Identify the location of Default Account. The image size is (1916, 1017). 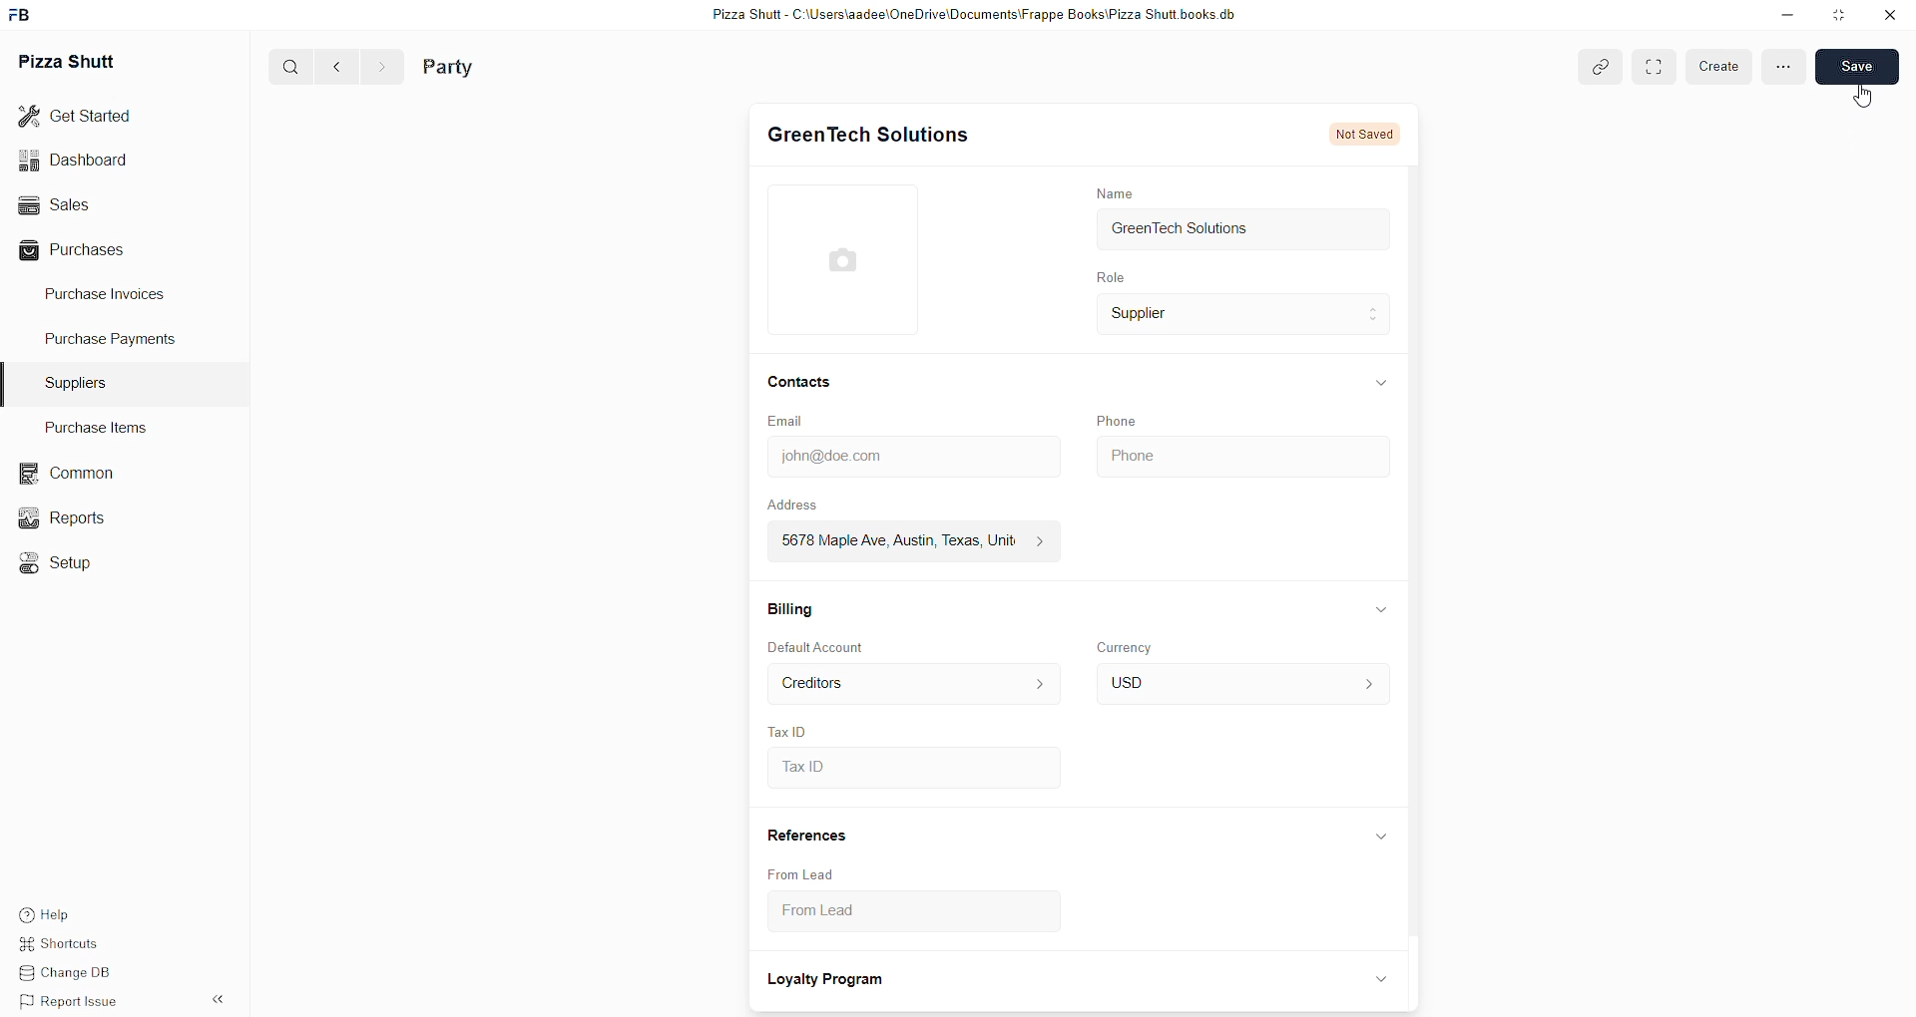
(819, 648).